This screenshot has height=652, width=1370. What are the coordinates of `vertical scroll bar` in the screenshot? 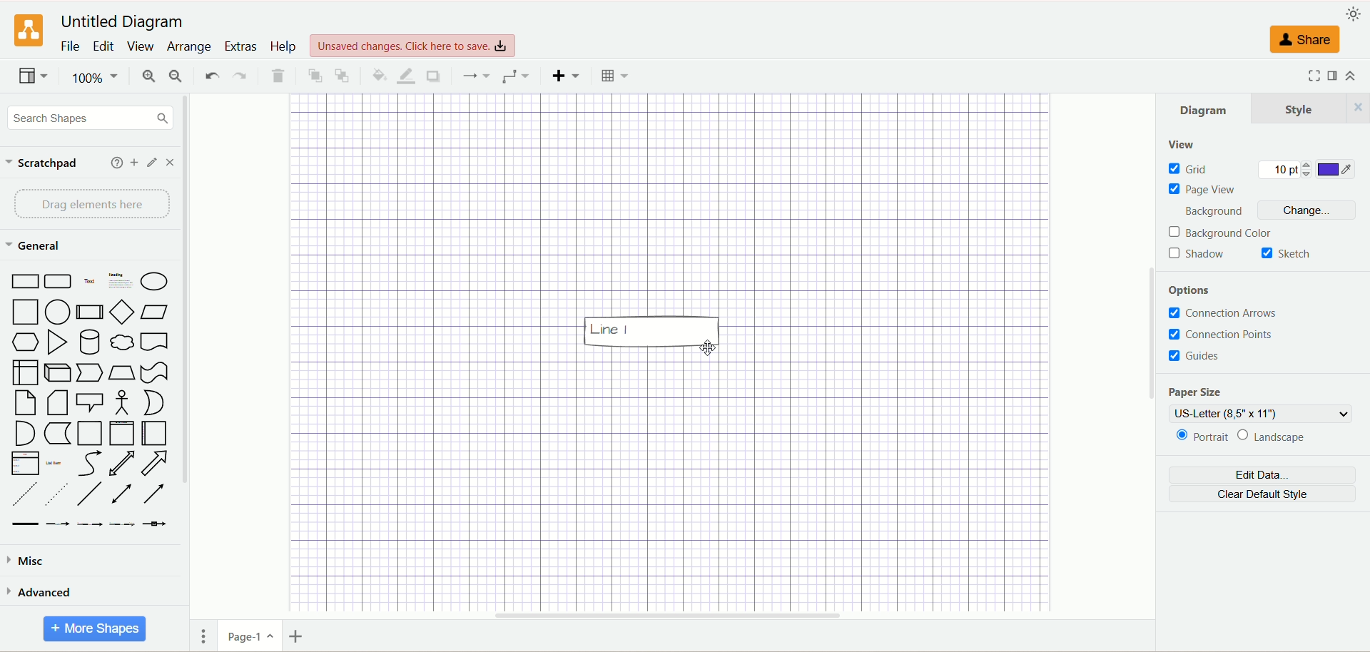 It's located at (187, 356).